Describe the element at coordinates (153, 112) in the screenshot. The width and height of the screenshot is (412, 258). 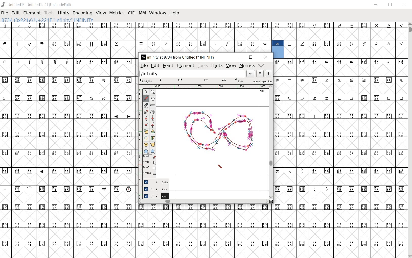
I see `change whether spiro is active or not` at that location.